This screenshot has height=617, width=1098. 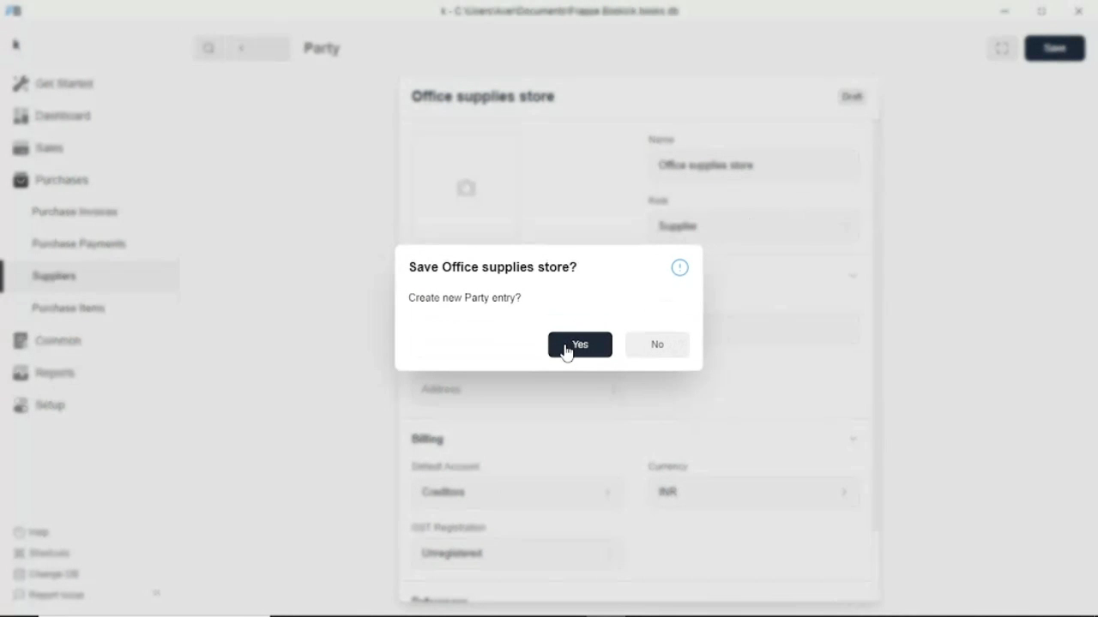 What do you see at coordinates (47, 575) in the screenshot?
I see `Change DB` at bounding box center [47, 575].